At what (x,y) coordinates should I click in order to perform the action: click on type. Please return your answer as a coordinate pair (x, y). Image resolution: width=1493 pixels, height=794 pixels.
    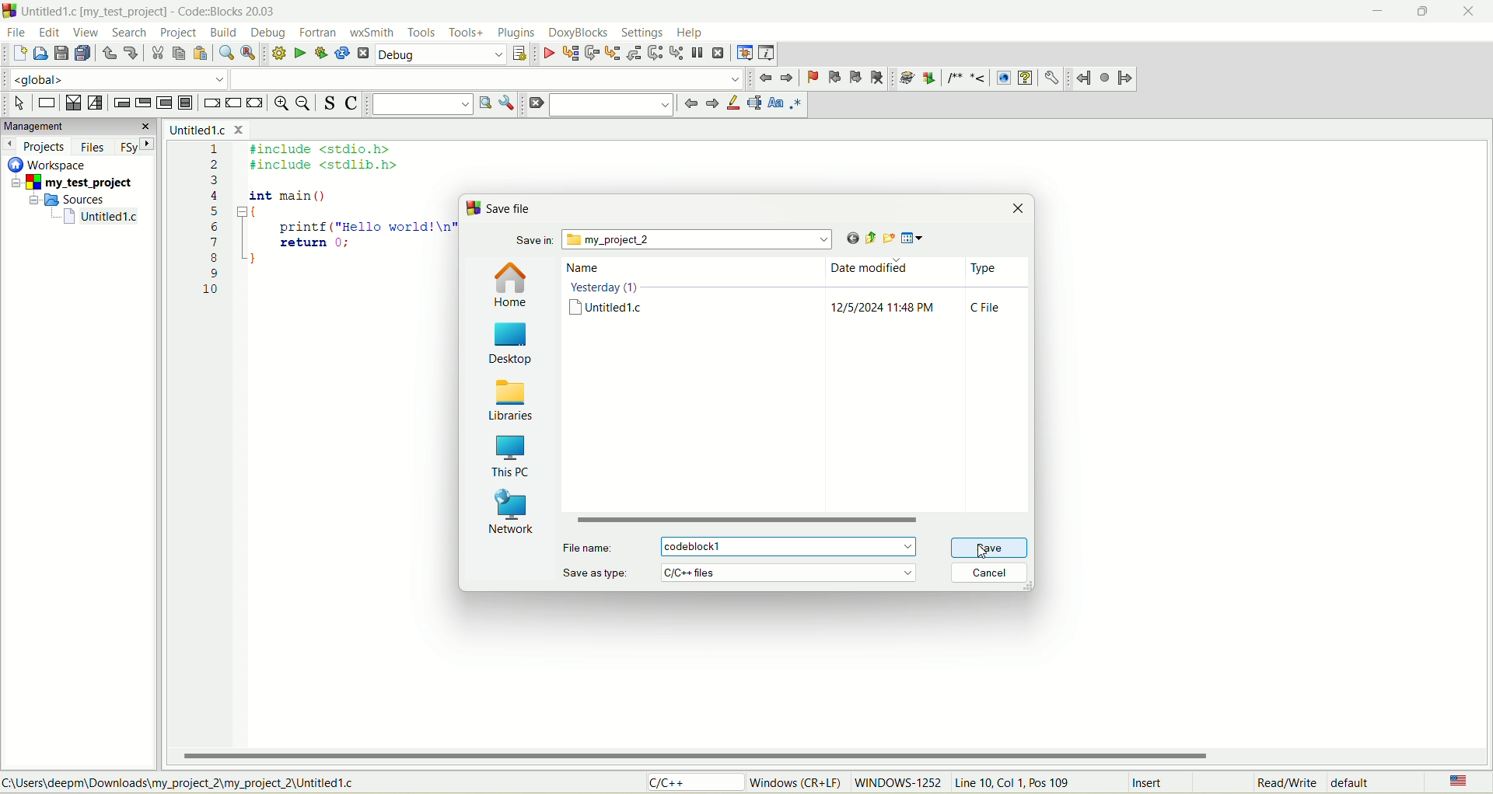
    Looking at the image, I should click on (988, 294).